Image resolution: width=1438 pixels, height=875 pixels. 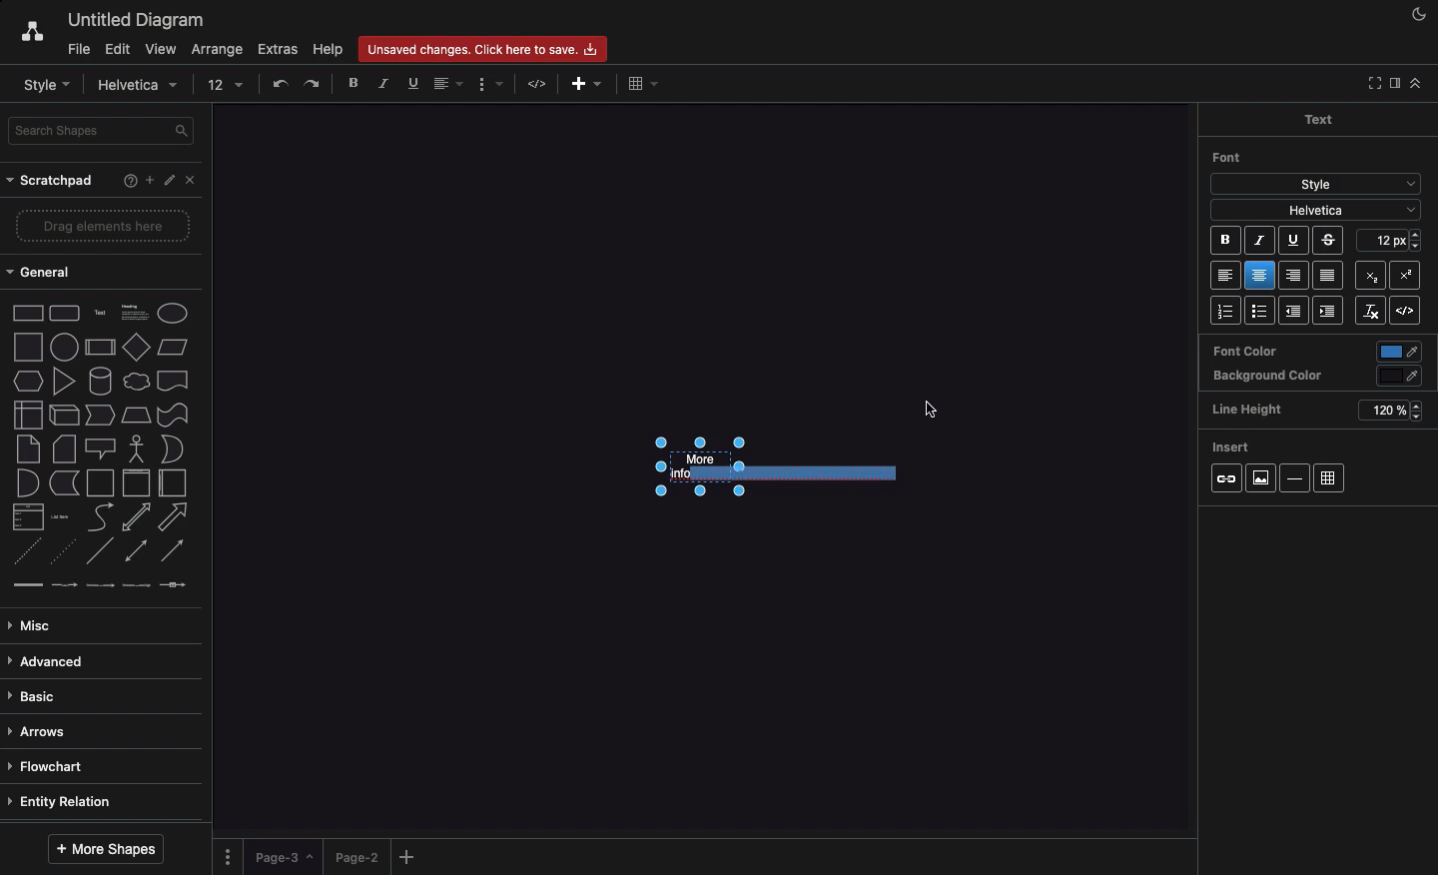 What do you see at coordinates (173, 314) in the screenshot?
I see `Ellipse` at bounding box center [173, 314].